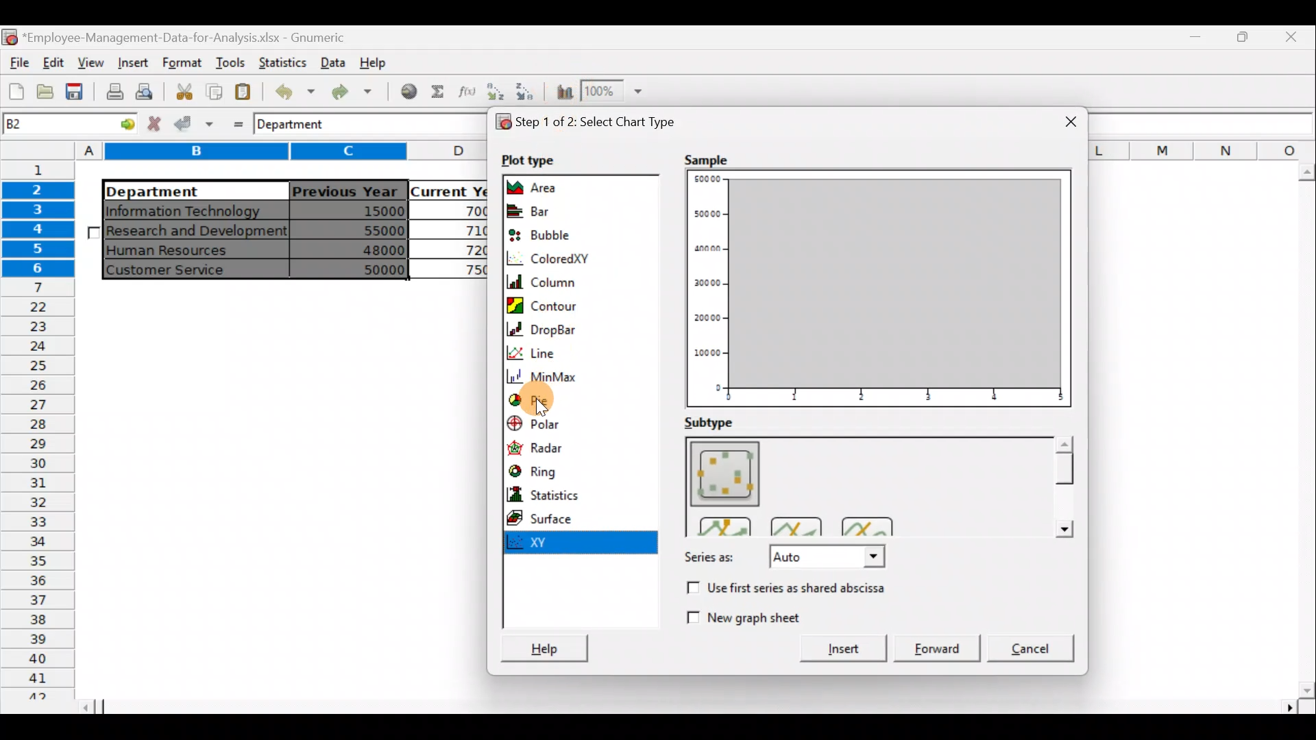 The image size is (1316, 740). I want to click on Statistics, so click(283, 62).